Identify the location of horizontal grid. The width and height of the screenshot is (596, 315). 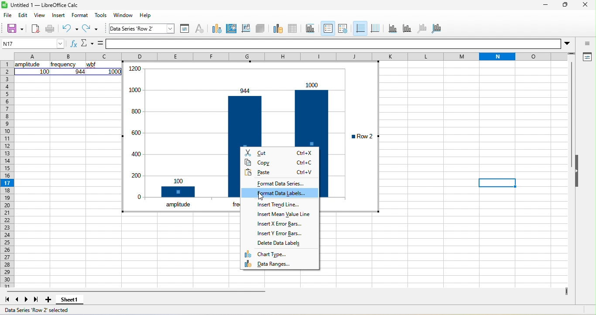
(360, 28).